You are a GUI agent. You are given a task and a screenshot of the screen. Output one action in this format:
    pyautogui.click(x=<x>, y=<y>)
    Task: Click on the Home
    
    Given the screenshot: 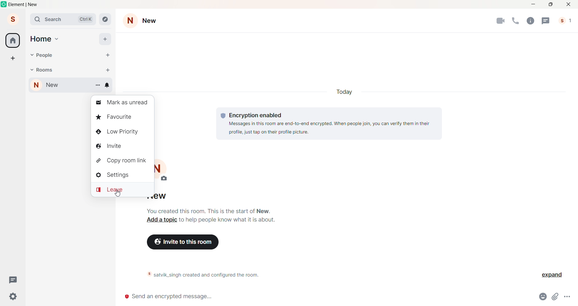 What is the action you would take?
    pyautogui.click(x=41, y=38)
    